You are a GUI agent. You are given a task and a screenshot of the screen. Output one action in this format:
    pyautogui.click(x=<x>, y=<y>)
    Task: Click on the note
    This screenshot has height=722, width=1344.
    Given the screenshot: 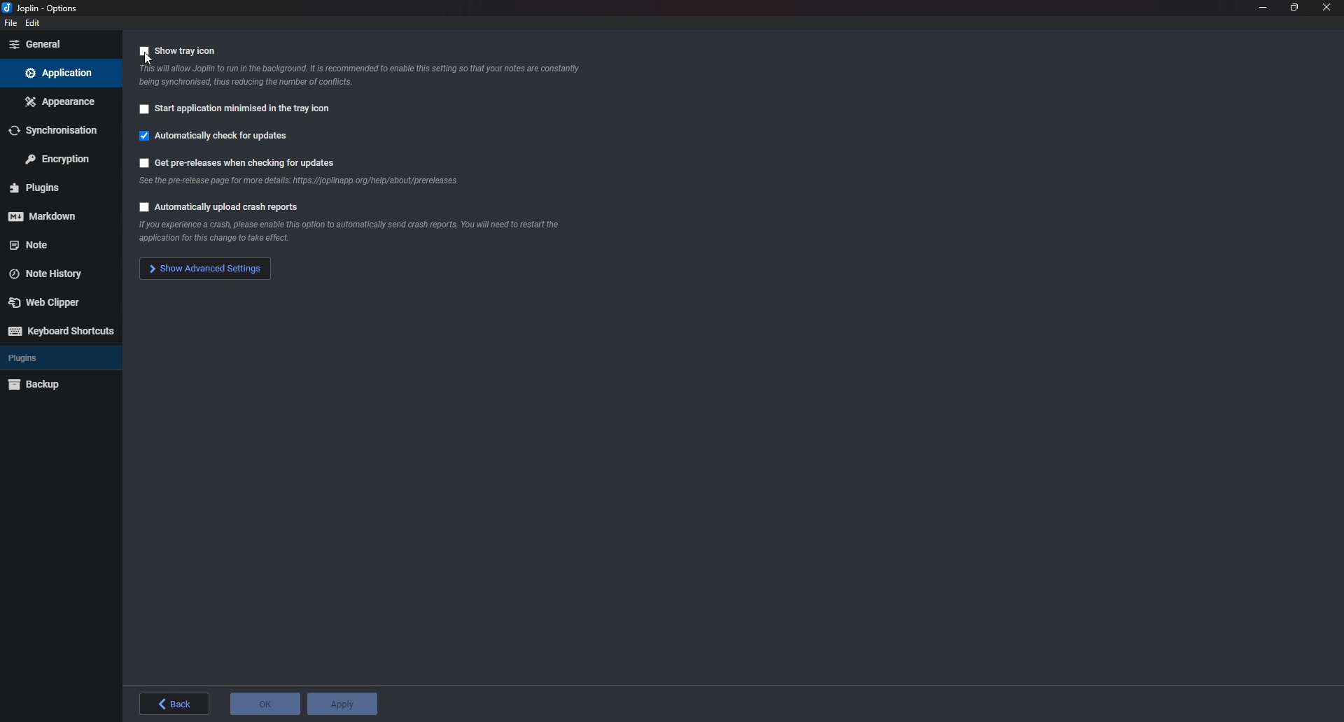 What is the action you would take?
    pyautogui.click(x=52, y=245)
    